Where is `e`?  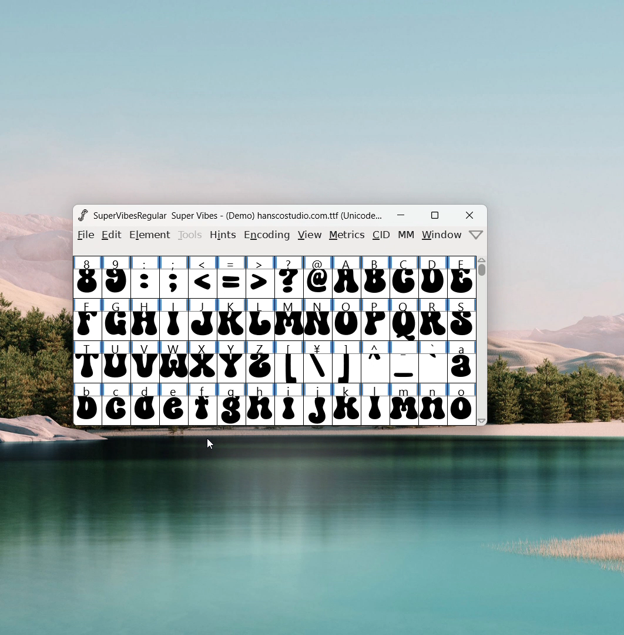 e is located at coordinates (174, 405).